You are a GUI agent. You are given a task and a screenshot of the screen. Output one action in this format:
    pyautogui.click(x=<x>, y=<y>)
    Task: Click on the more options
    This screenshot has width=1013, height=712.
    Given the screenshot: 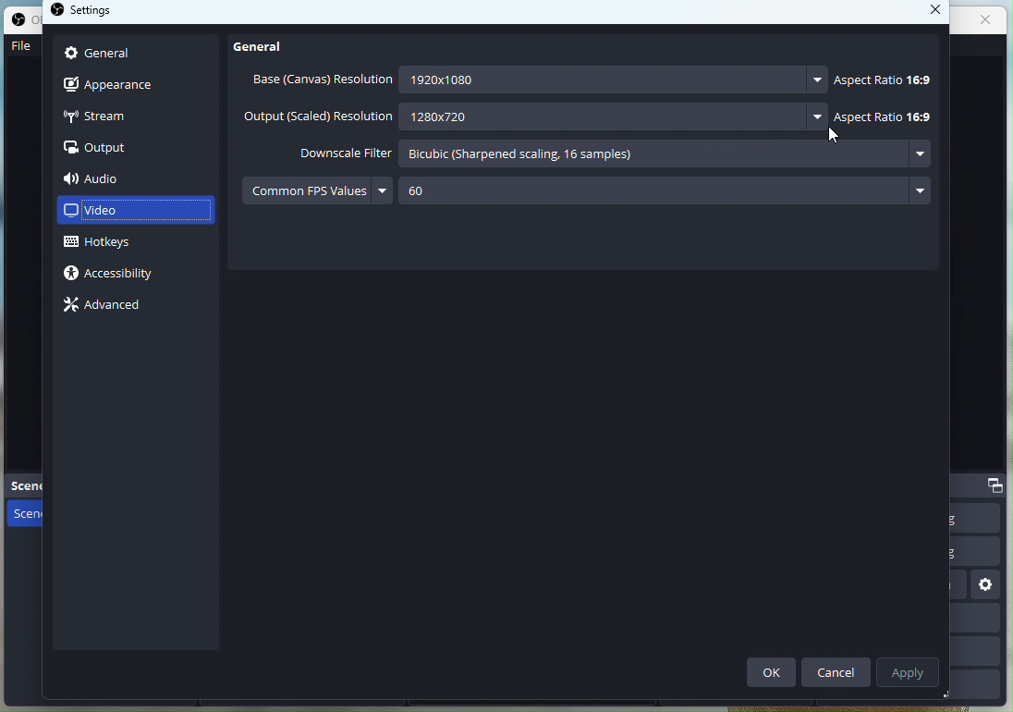 What is the action you would take?
    pyautogui.click(x=817, y=81)
    